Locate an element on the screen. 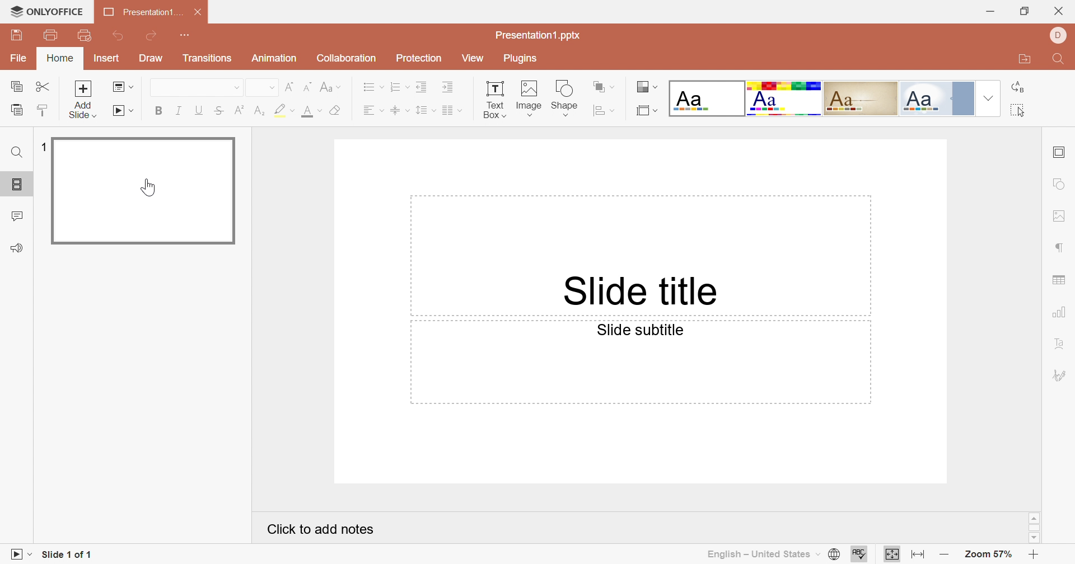  Draw is located at coordinates (152, 58).